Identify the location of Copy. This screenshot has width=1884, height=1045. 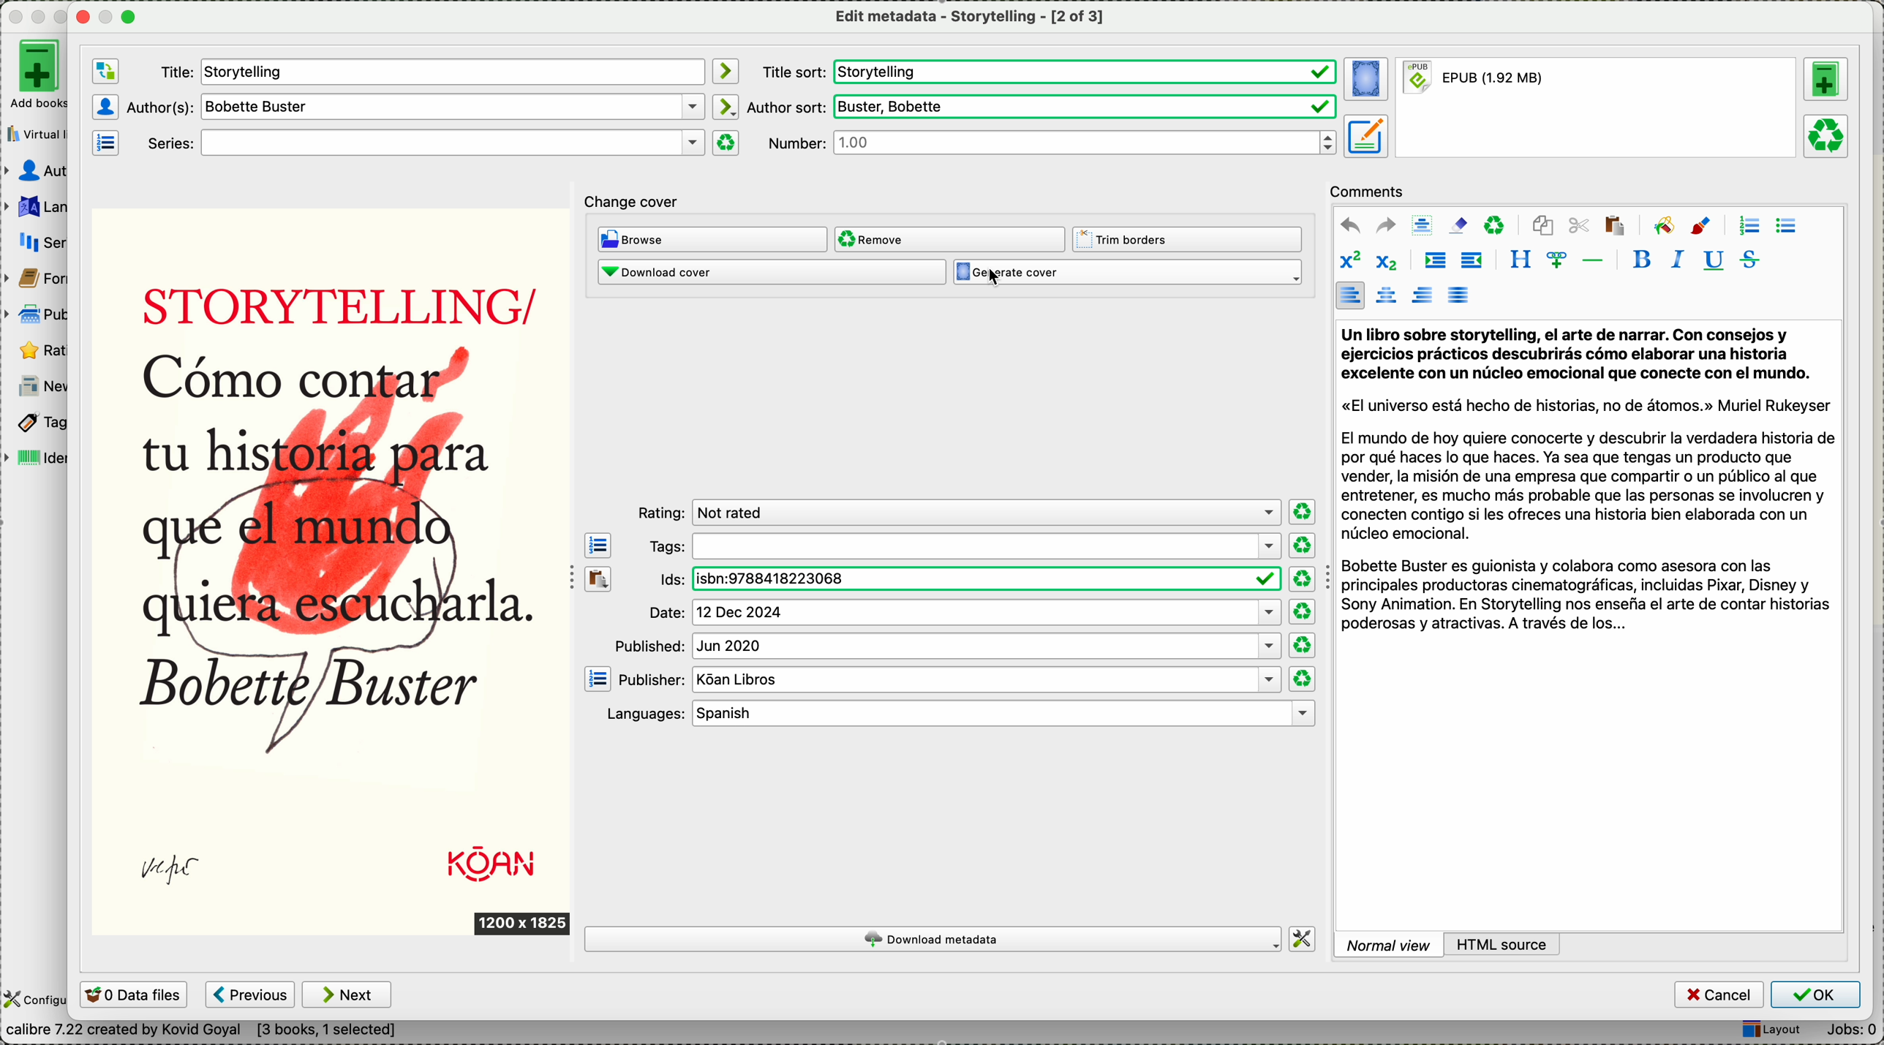
(597, 614).